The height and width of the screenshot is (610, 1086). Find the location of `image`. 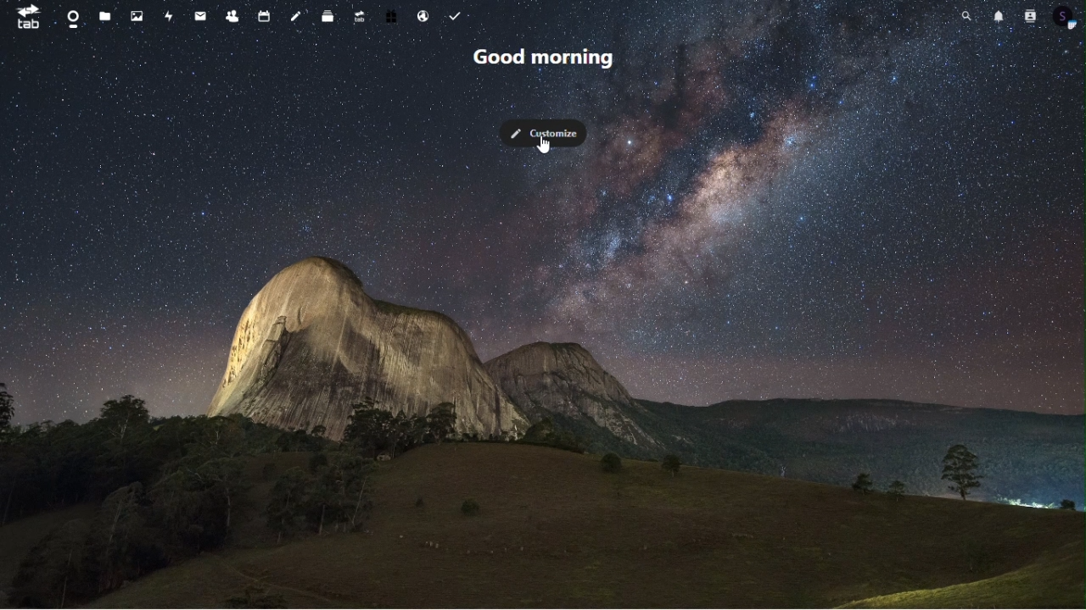

image is located at coordinates (141, 17).